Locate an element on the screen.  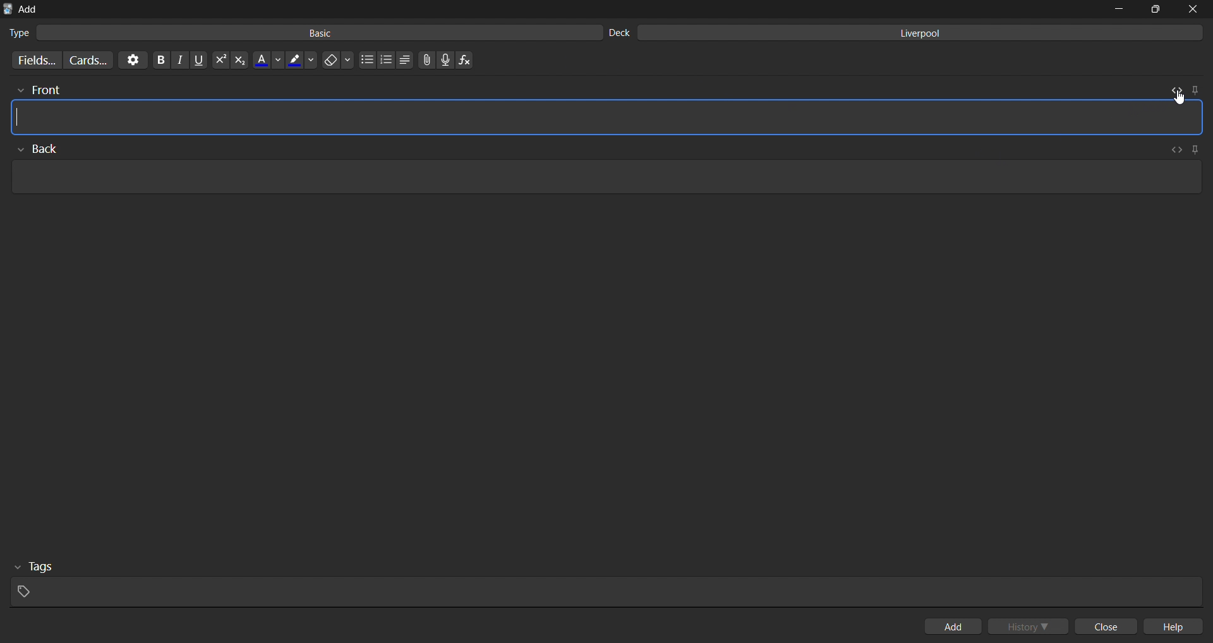
record audio is located at coordinates (449, 61).